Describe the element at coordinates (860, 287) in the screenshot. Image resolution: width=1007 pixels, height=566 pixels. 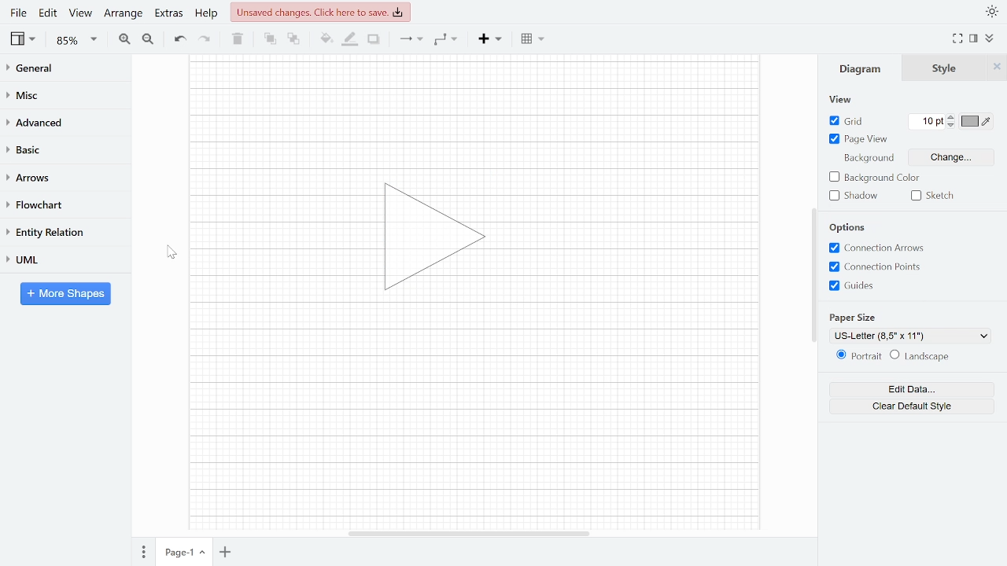
I see `Guides.` at that location.